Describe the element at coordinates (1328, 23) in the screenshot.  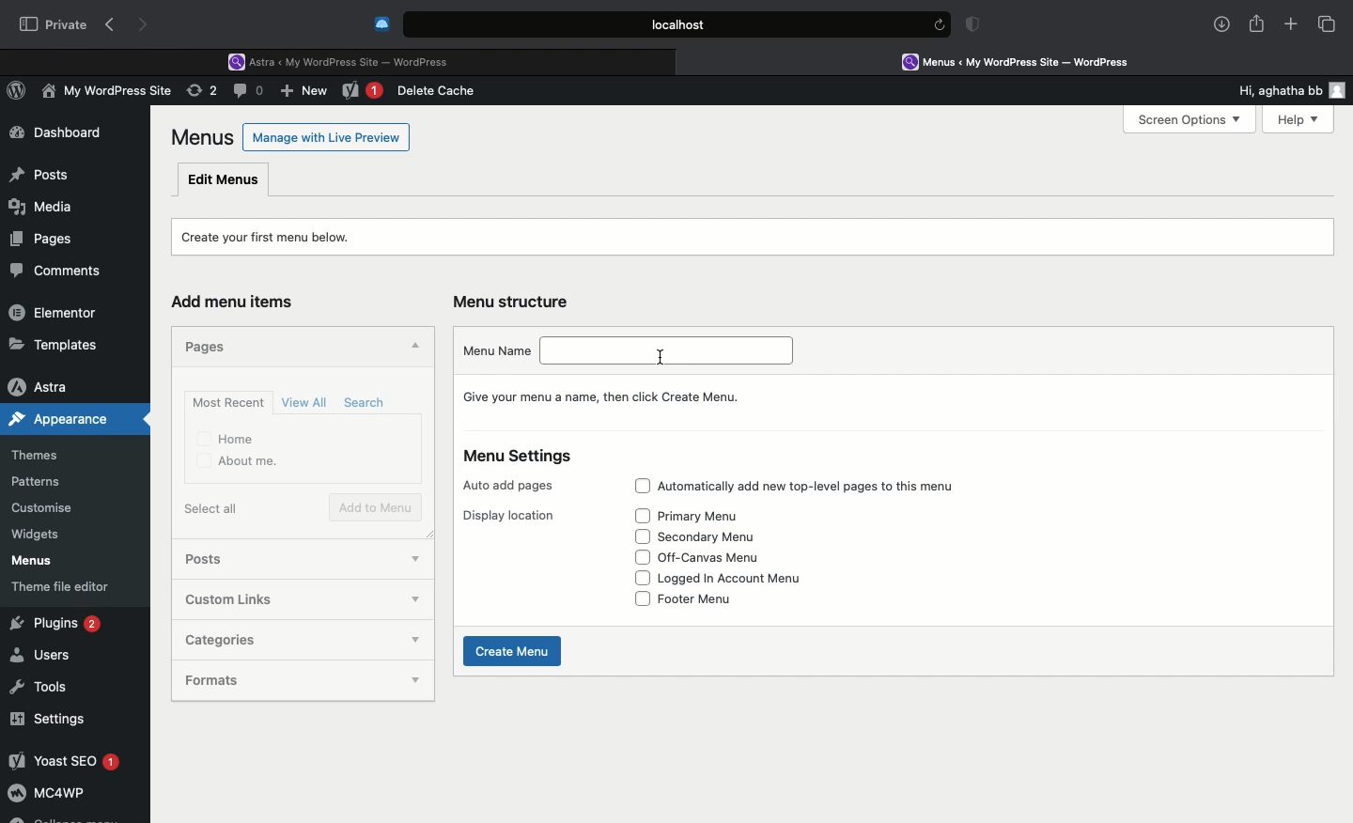
I see `Tabs` at that location.